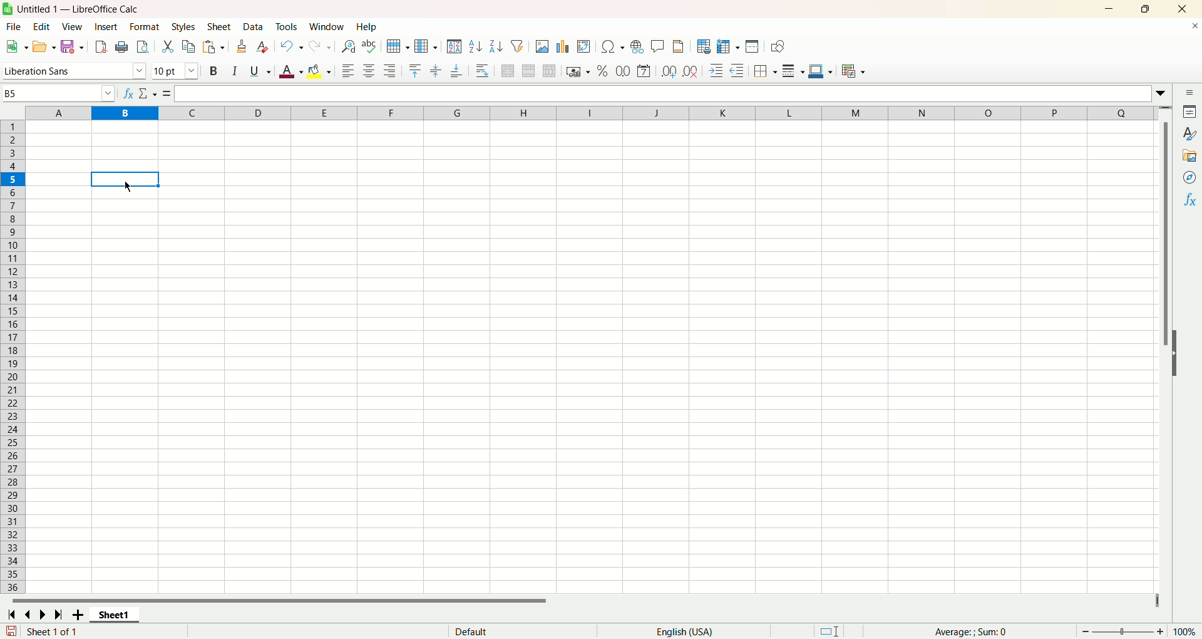 This screenshot has width=1202, height=639. What do you see at coordinates (290, 73) in the screenshot?
I see `font color` at bounding box center [290, 73].